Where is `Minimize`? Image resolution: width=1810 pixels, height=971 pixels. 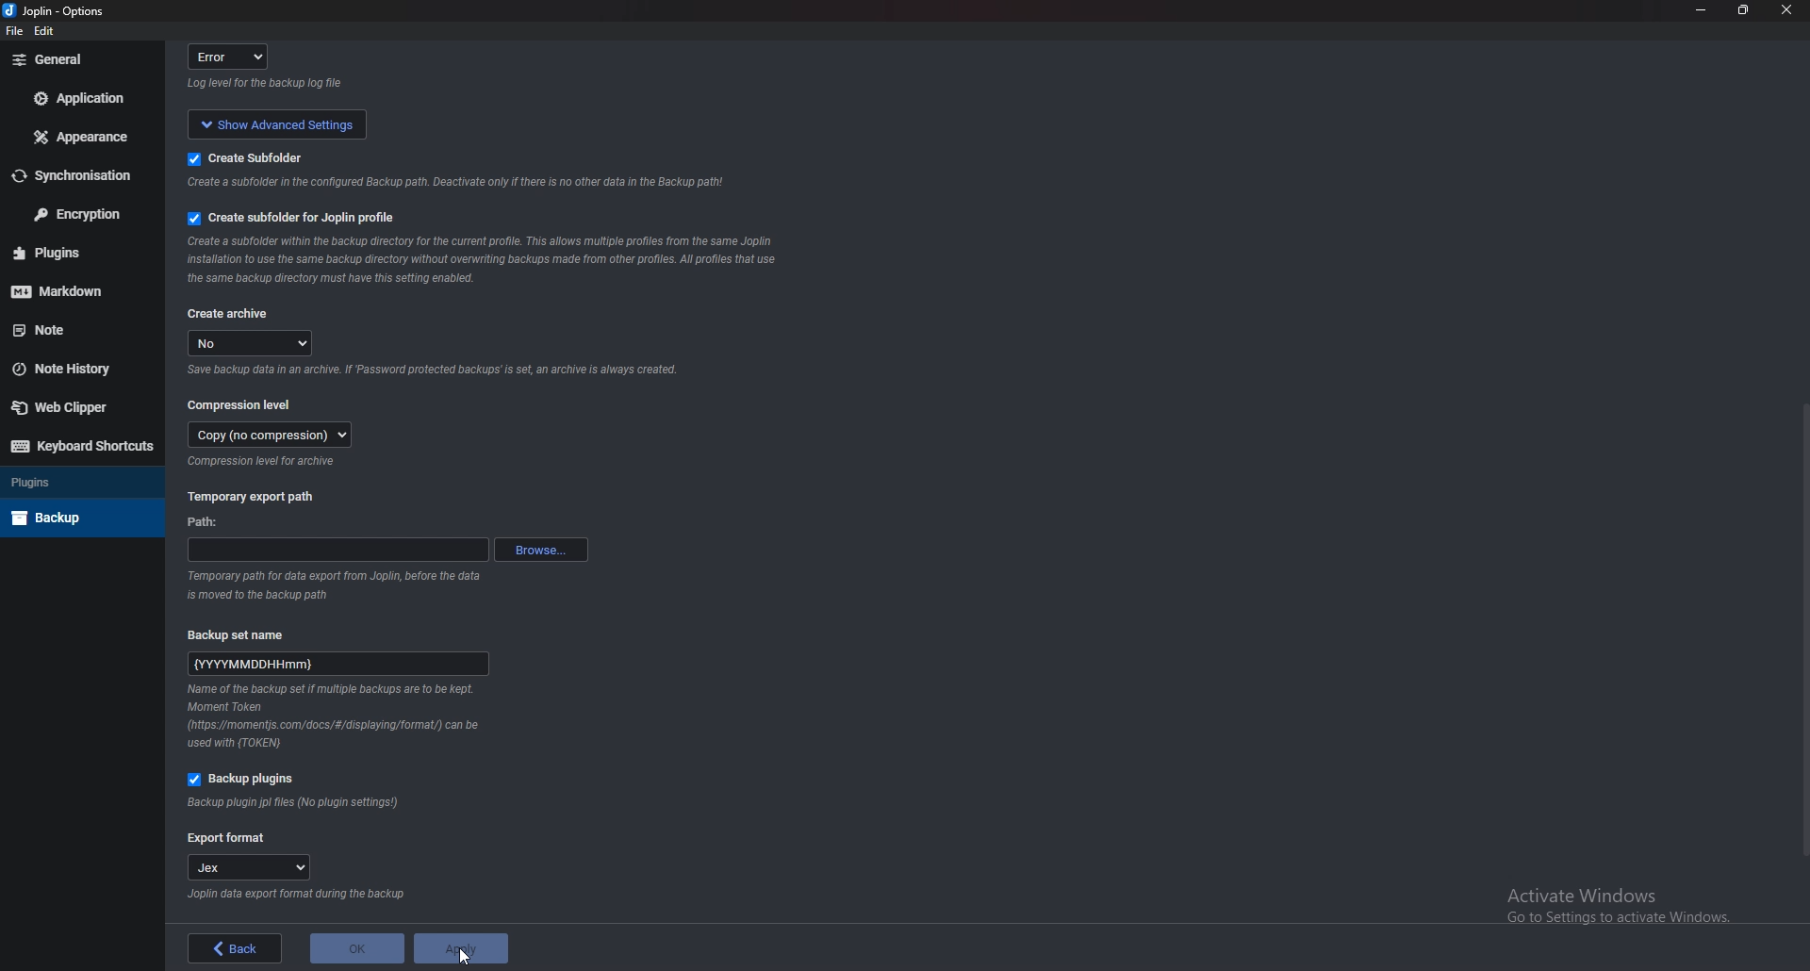
Minimize is located at coordinates (1703, 9).